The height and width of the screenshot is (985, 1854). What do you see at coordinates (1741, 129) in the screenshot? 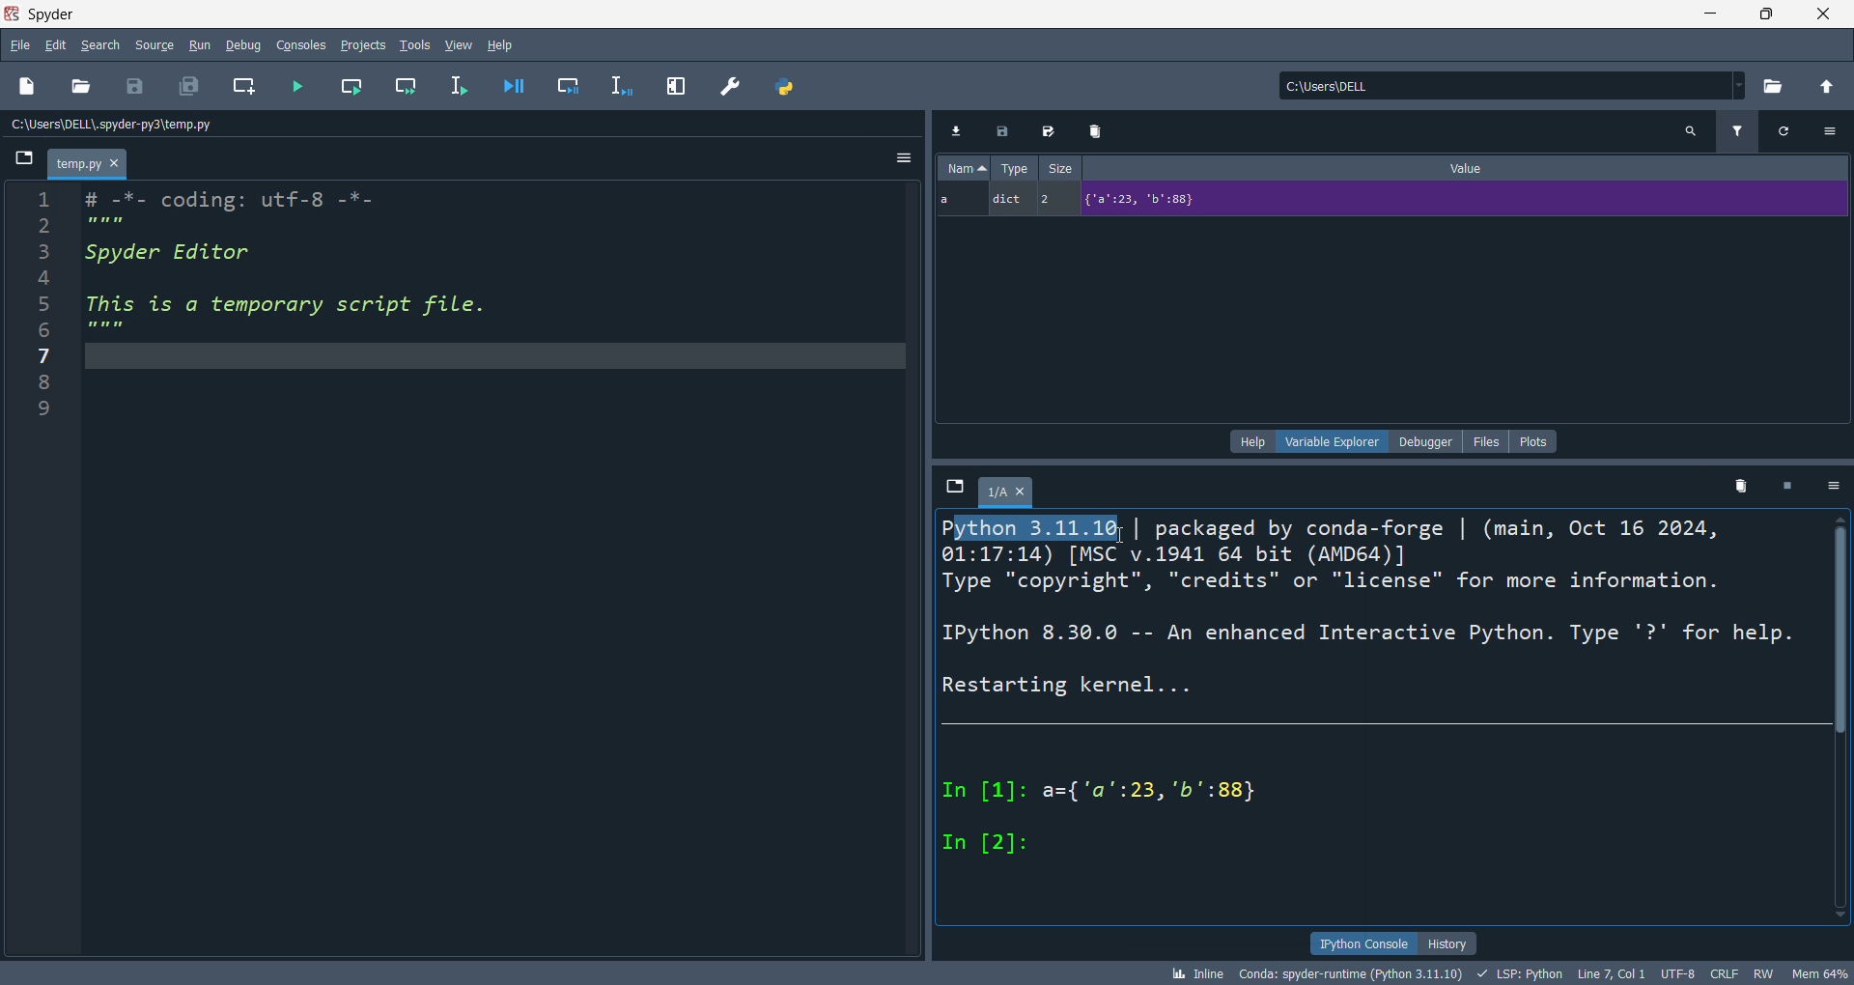
I see `filter` at bounding box center [1741, 129].